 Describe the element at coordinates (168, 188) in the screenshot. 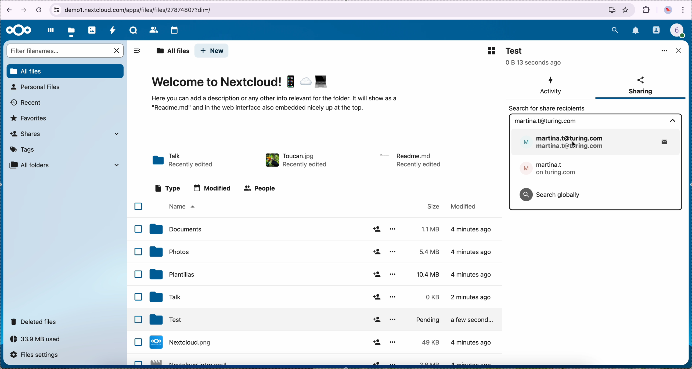

I see `type` at that location.